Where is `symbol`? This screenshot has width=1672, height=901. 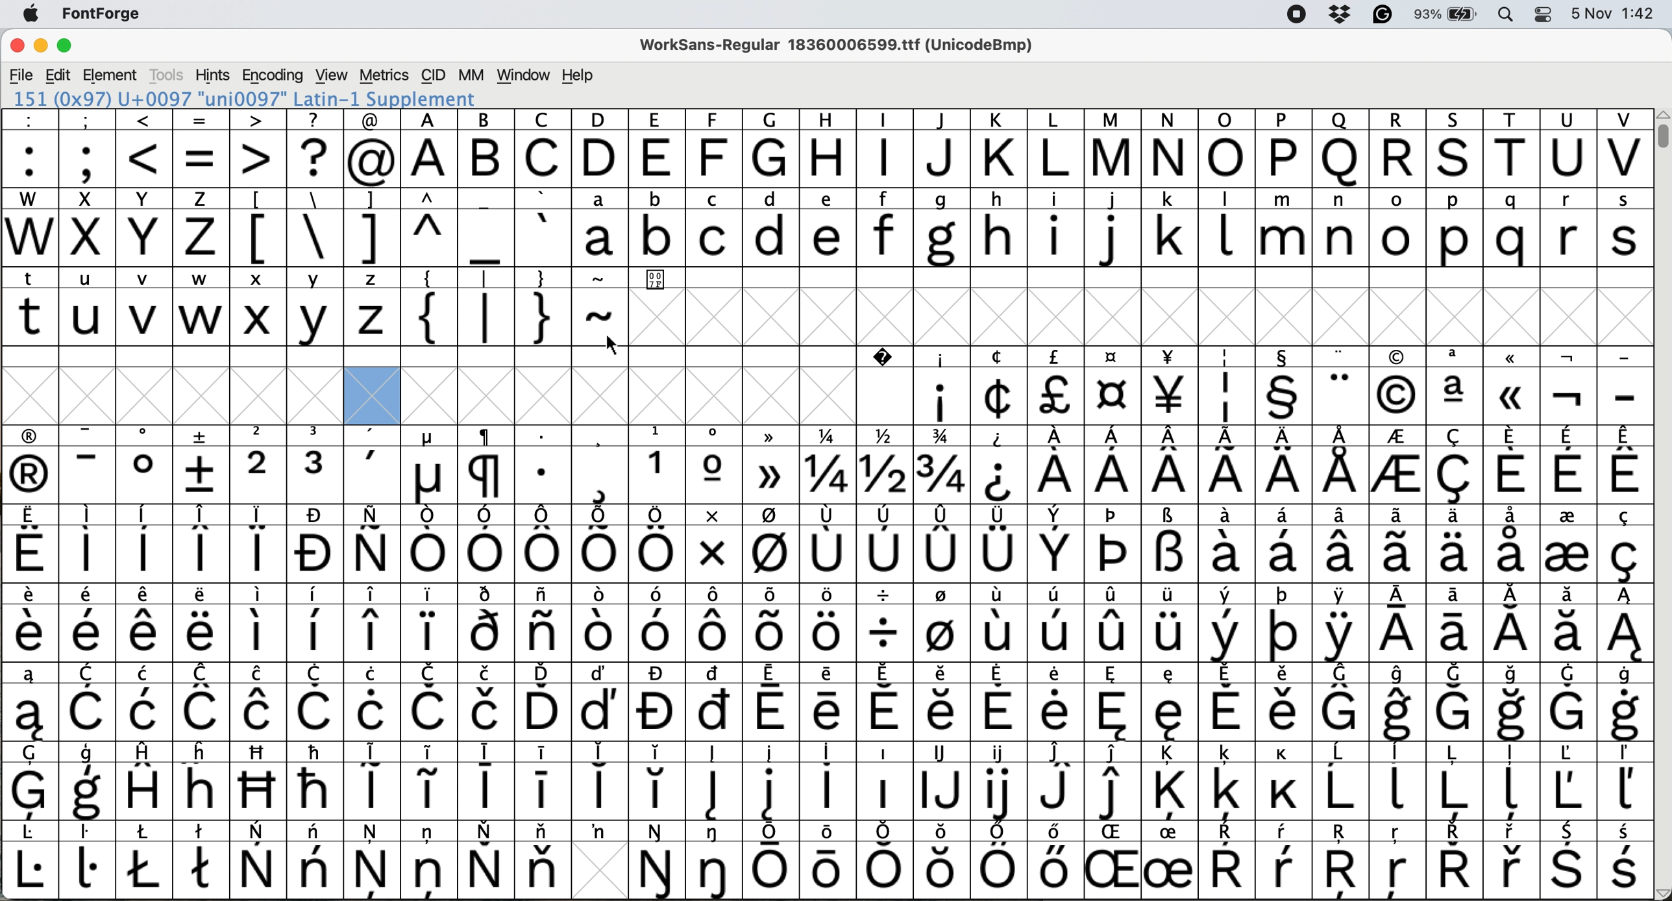
symbol is located at coordinates (1400, 702).